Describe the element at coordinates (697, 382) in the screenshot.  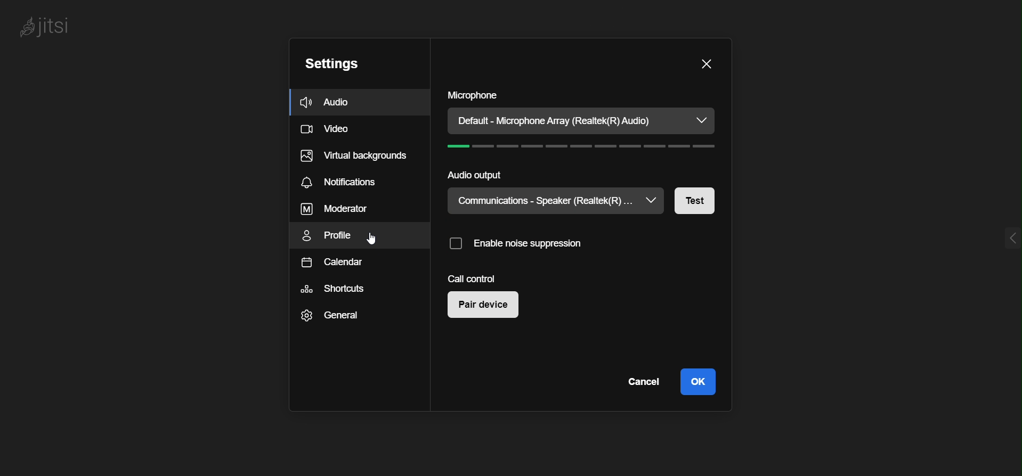
I see `ok` at that location.